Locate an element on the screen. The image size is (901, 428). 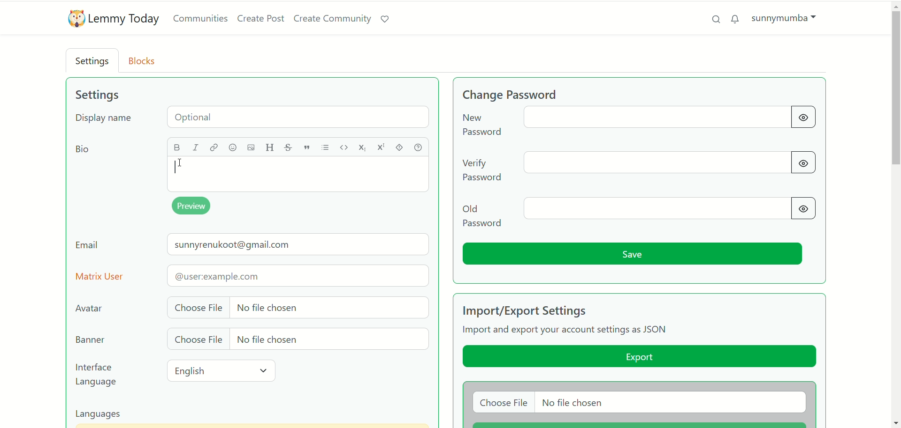
list is located at coordinates (327, 148).